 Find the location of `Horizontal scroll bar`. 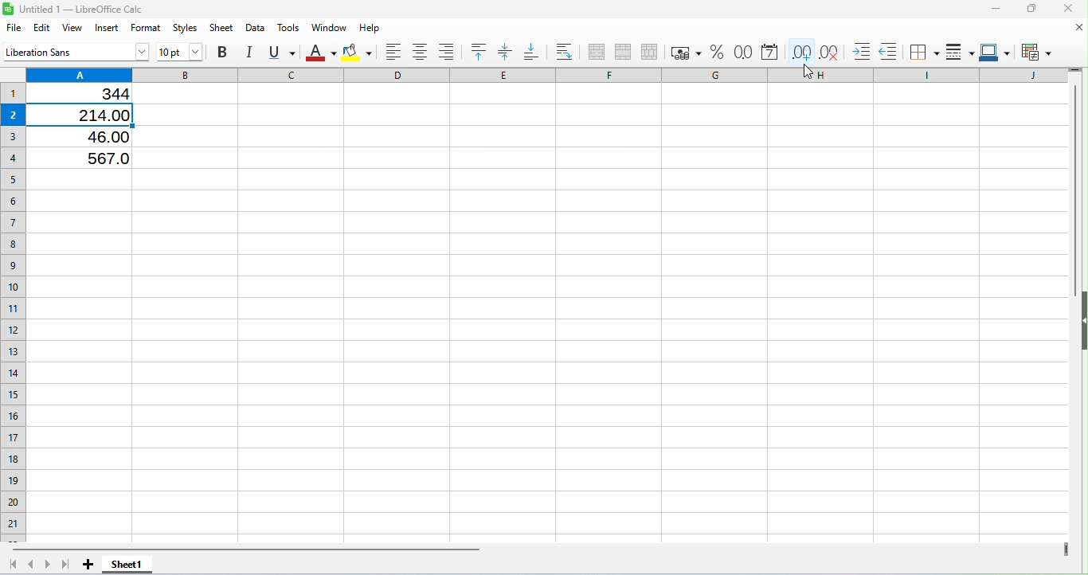

Horizontal scroll bar is located at coordinates (536, 549).